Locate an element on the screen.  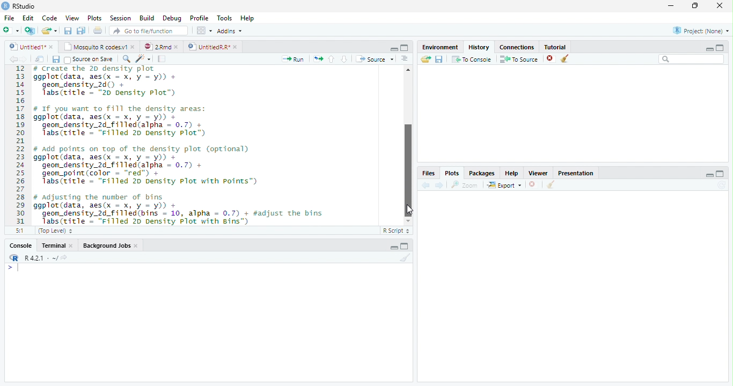
Project: (None) is located at coordinates (700, 31).